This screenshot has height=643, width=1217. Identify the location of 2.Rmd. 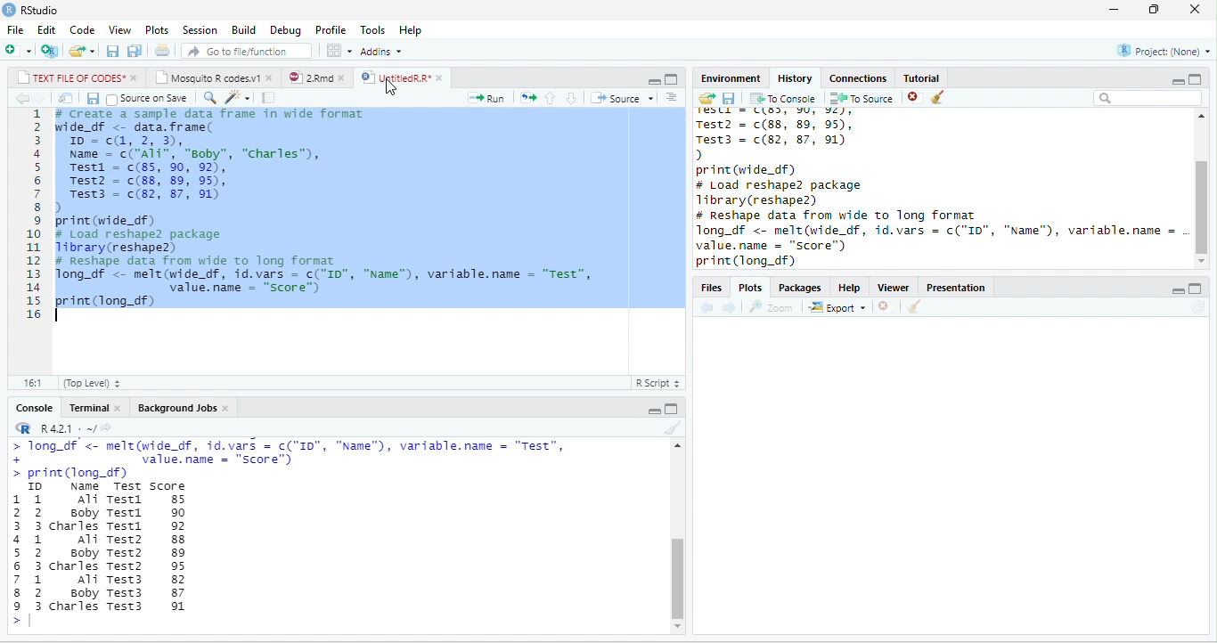
(310, 77).